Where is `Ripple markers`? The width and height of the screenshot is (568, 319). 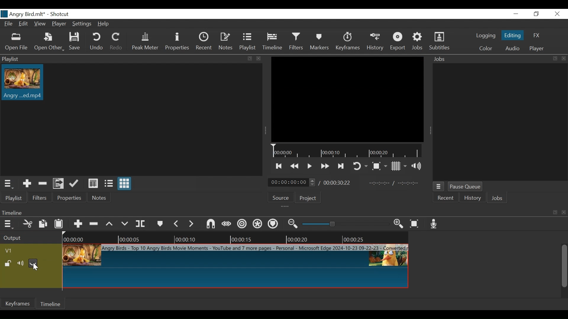
Ripple markers is located at coordinates (273, 224).